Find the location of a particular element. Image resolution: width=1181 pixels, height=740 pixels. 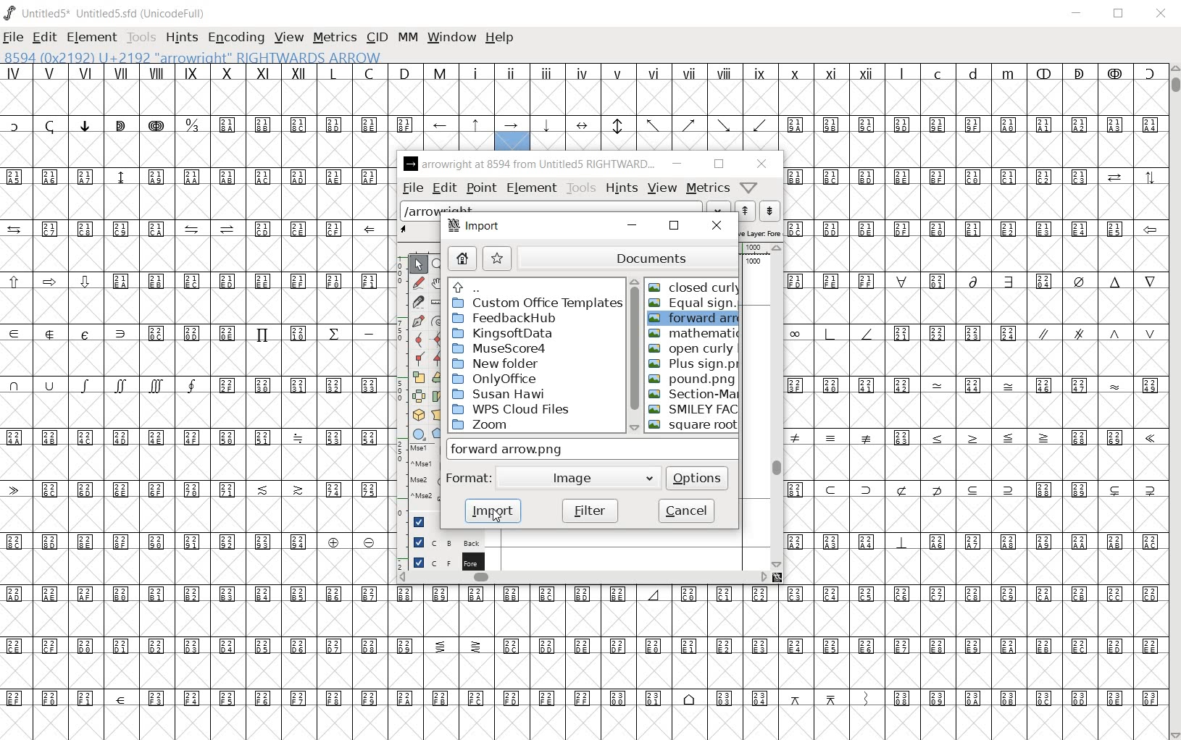

options is located at coordinates (698, 476).